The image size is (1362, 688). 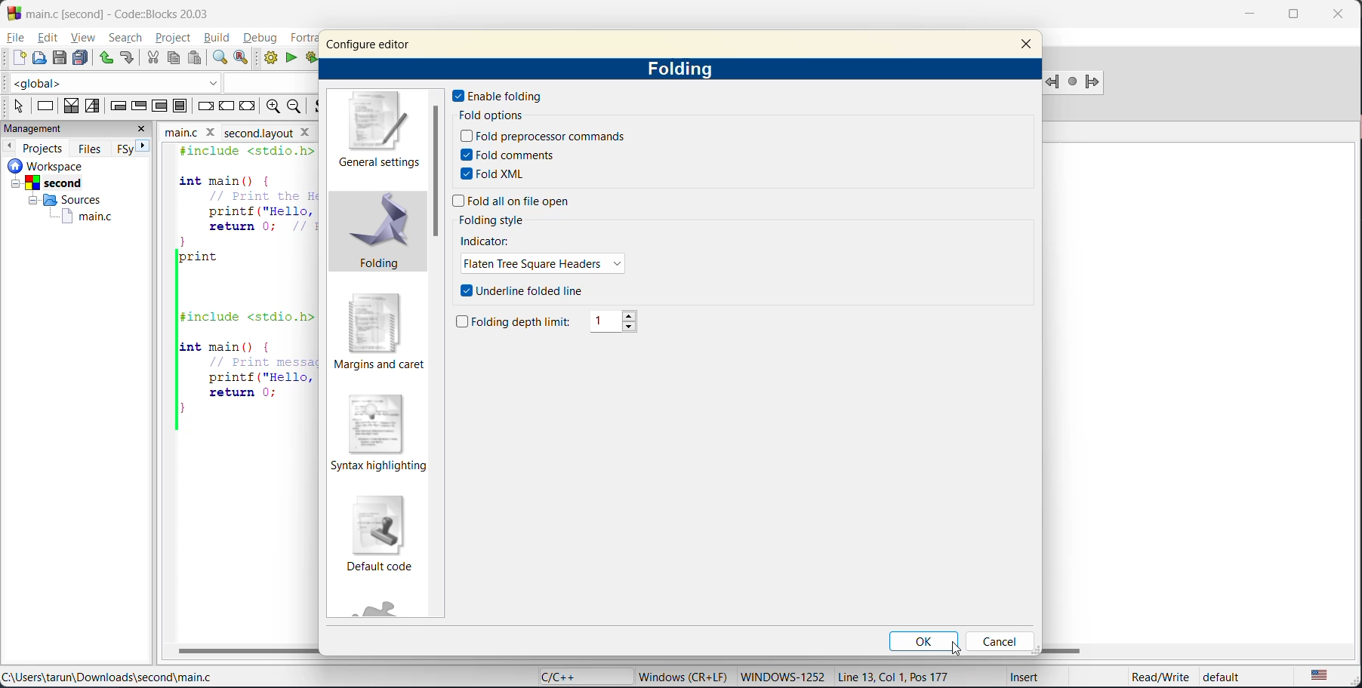 What do you see at coordinates (378, 332) in the screenshot?
I see `margins and caret` at bounding box center [378, 332].